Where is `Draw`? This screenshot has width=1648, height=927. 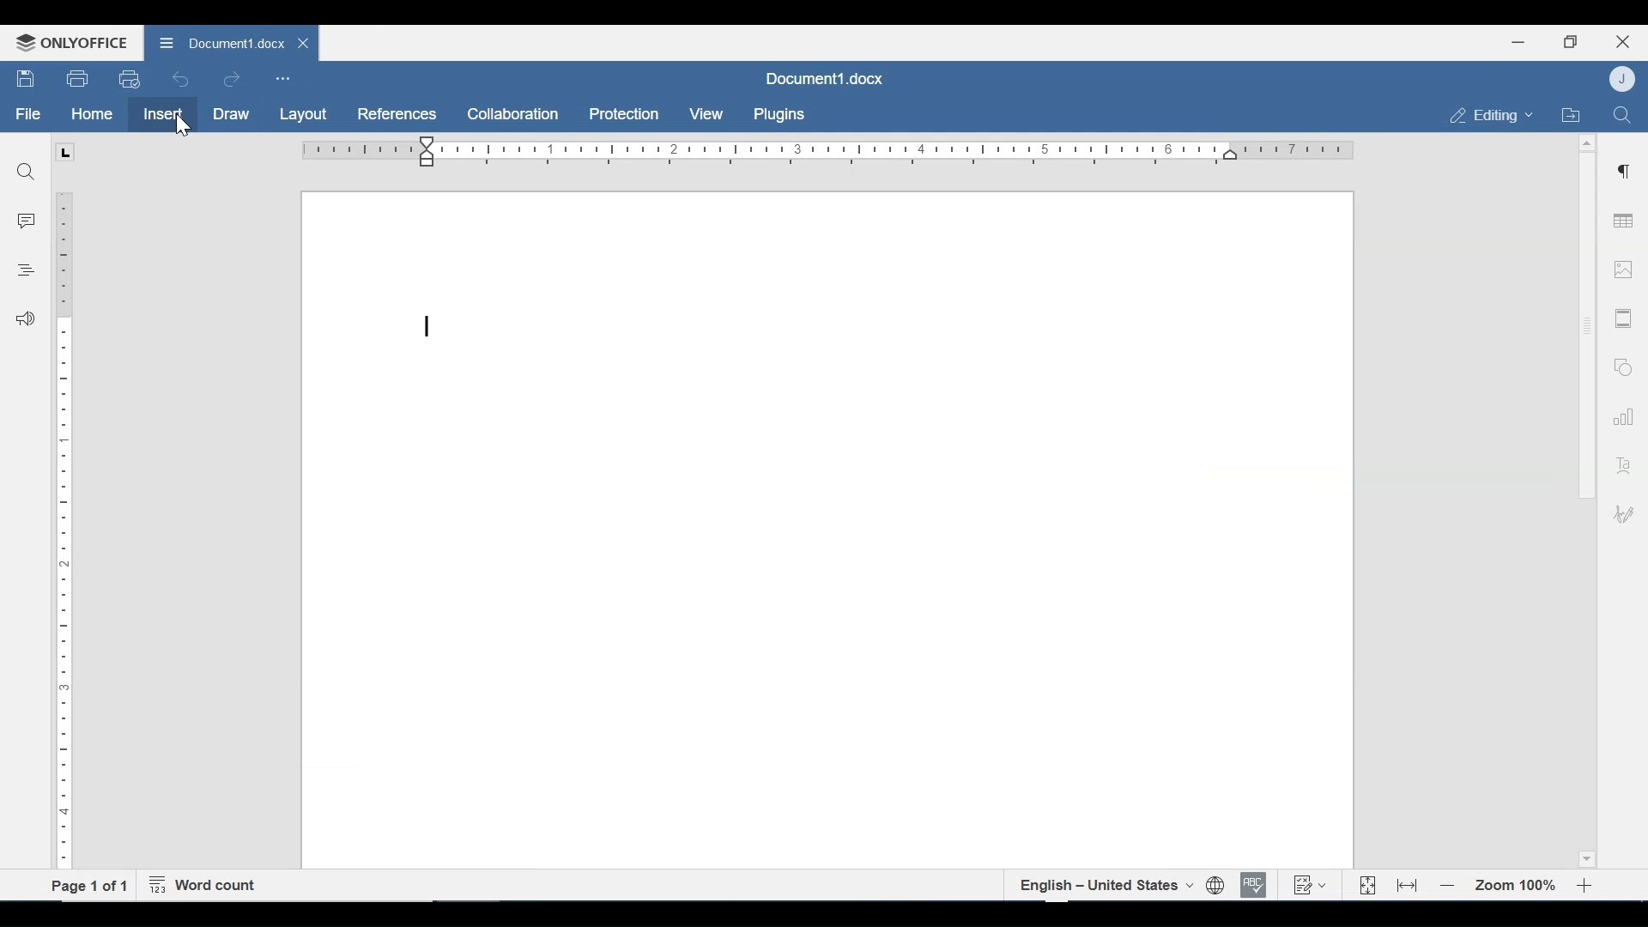
Draw is located at coordinates (231, 115).